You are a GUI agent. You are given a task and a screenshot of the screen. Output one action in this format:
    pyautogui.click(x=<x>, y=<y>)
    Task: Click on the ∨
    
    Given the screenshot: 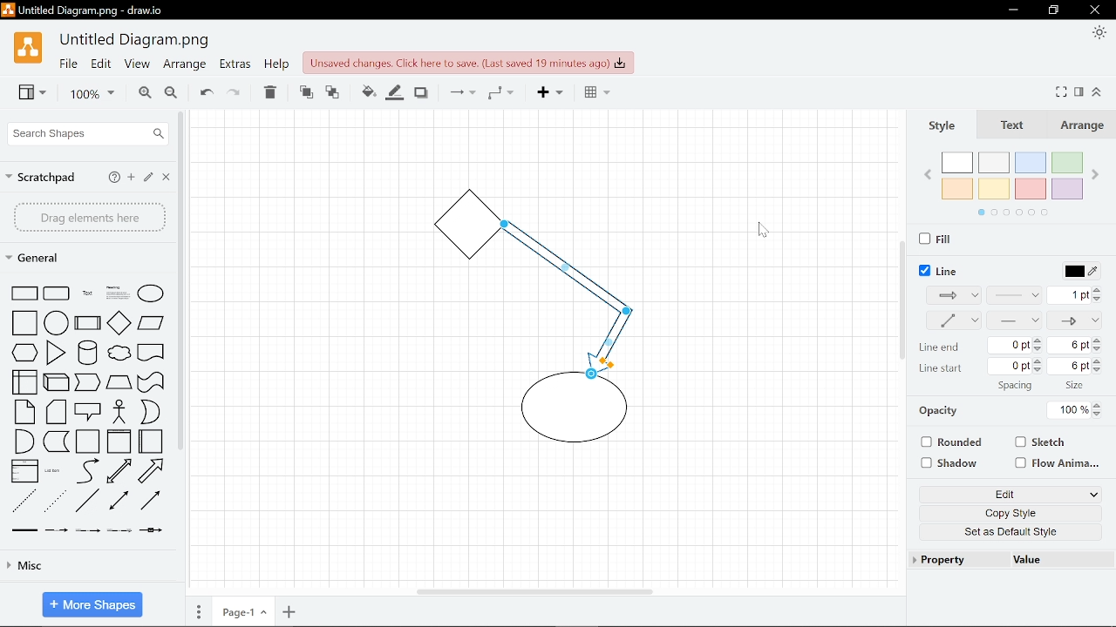 What is the action you would take?
    pyautogui.click(x=1094, y=494)
    